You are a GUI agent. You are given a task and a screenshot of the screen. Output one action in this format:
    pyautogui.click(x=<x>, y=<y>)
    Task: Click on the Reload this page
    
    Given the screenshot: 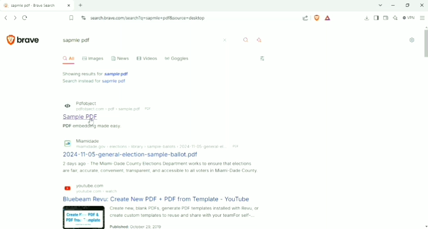 What is the action you would take?
    pyautogui.click(x=25, y=18)
    